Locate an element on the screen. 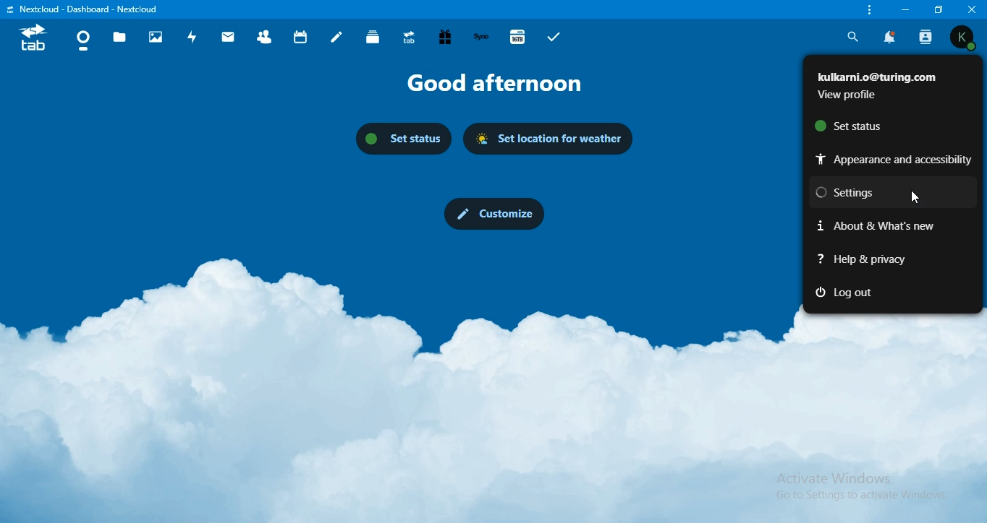  help & privacy is located at coordinates (873, 259).